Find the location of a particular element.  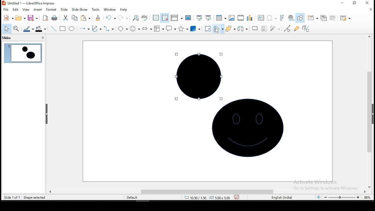

paint bucket tool is located at coordinates (41, 29).